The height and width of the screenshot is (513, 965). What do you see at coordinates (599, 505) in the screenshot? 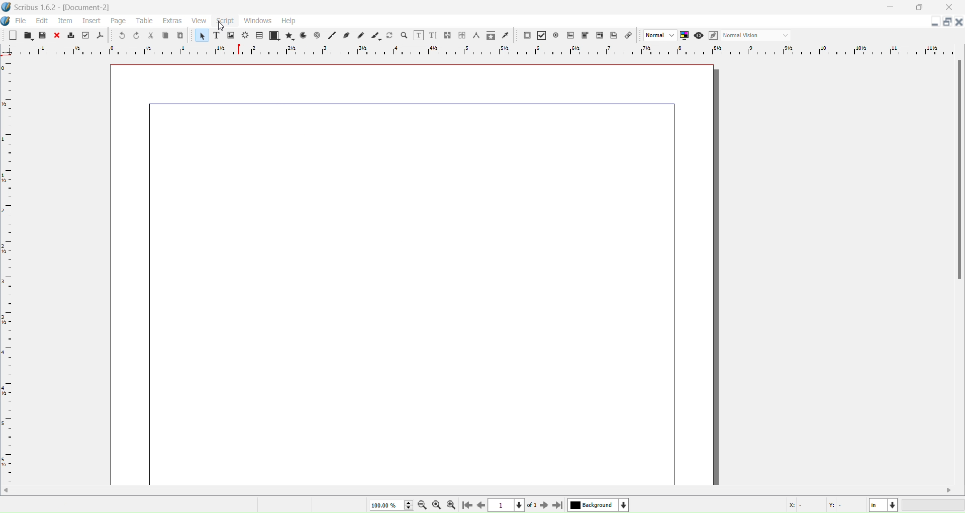
I see `Select the current layer` at bounding box center [599, 505].